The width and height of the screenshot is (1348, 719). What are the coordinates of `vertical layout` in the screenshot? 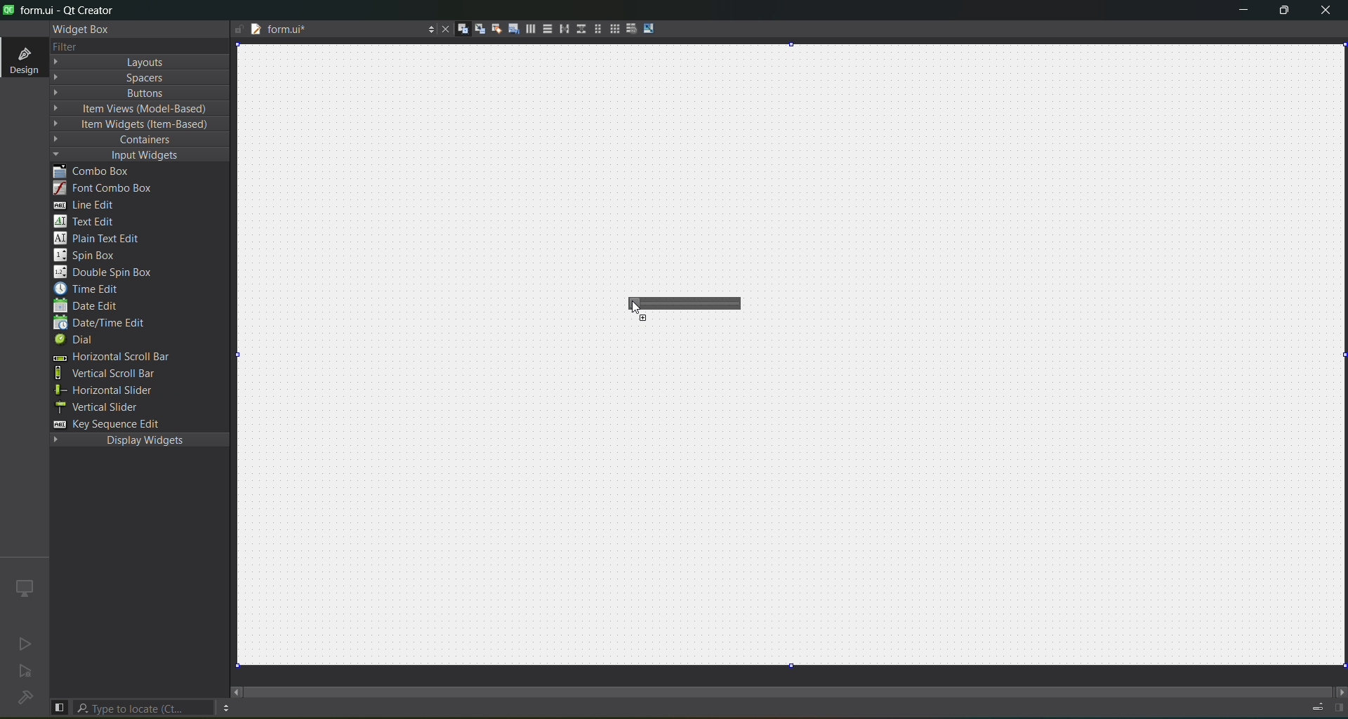 It's located at (546, 29).